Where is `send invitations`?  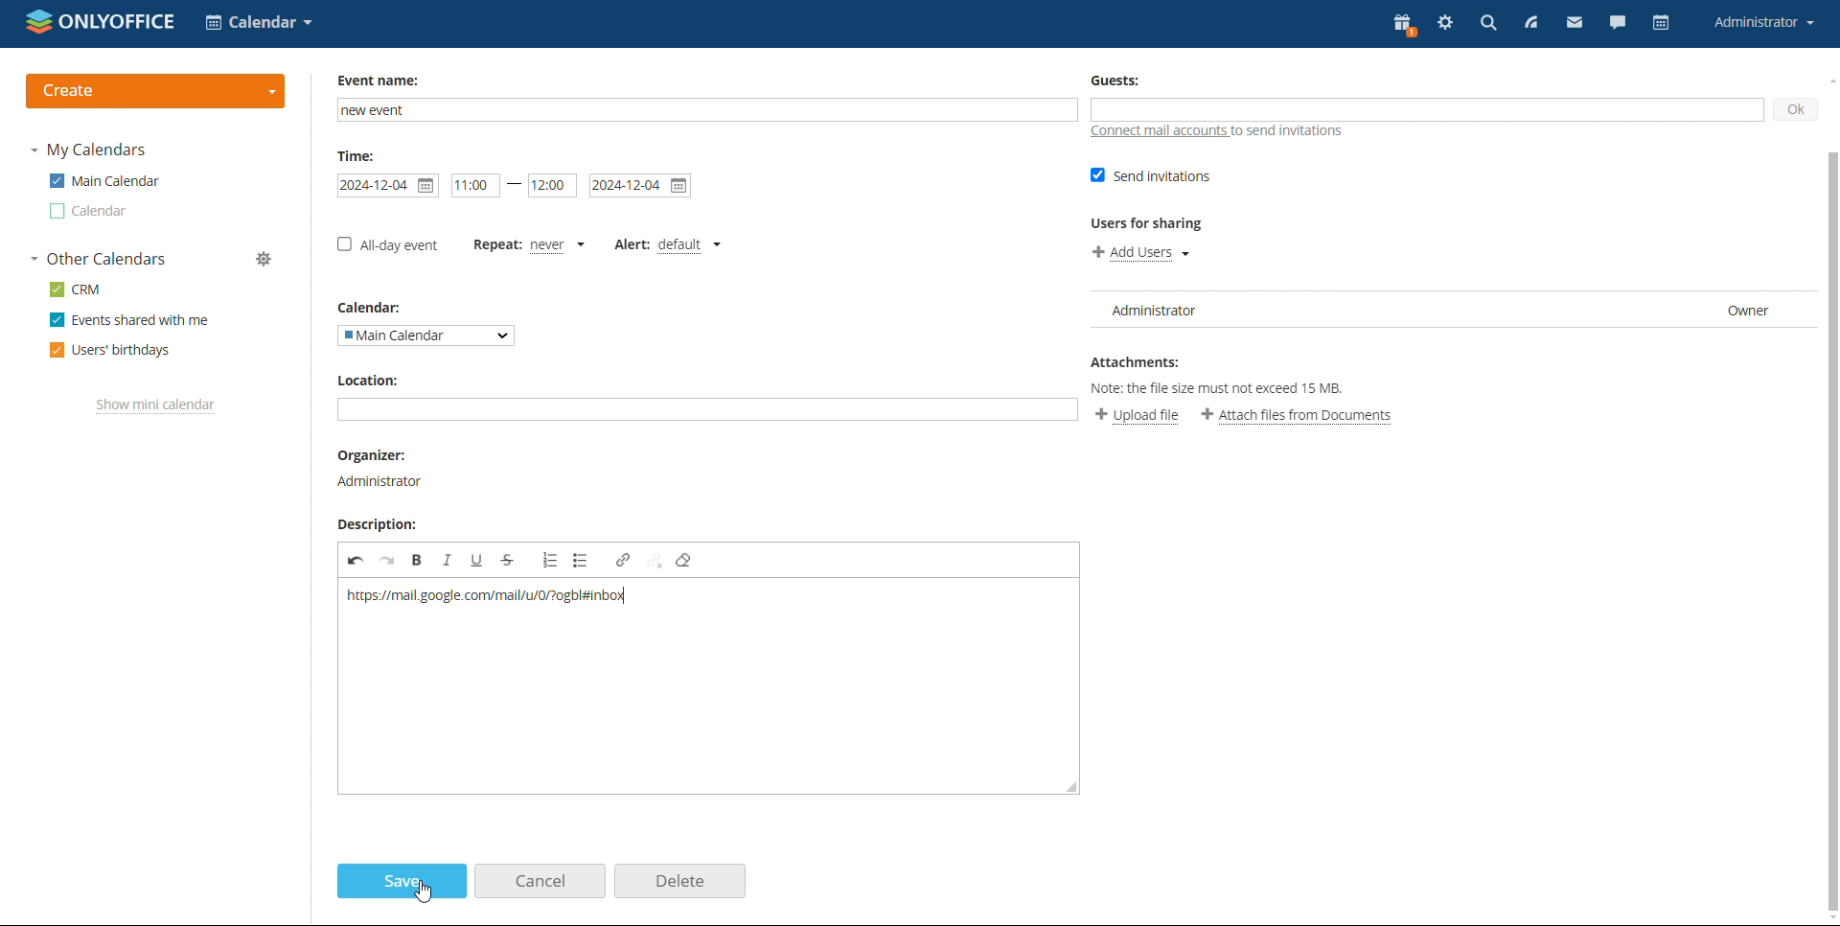 send invitations is located at coordinates (1144, 174).